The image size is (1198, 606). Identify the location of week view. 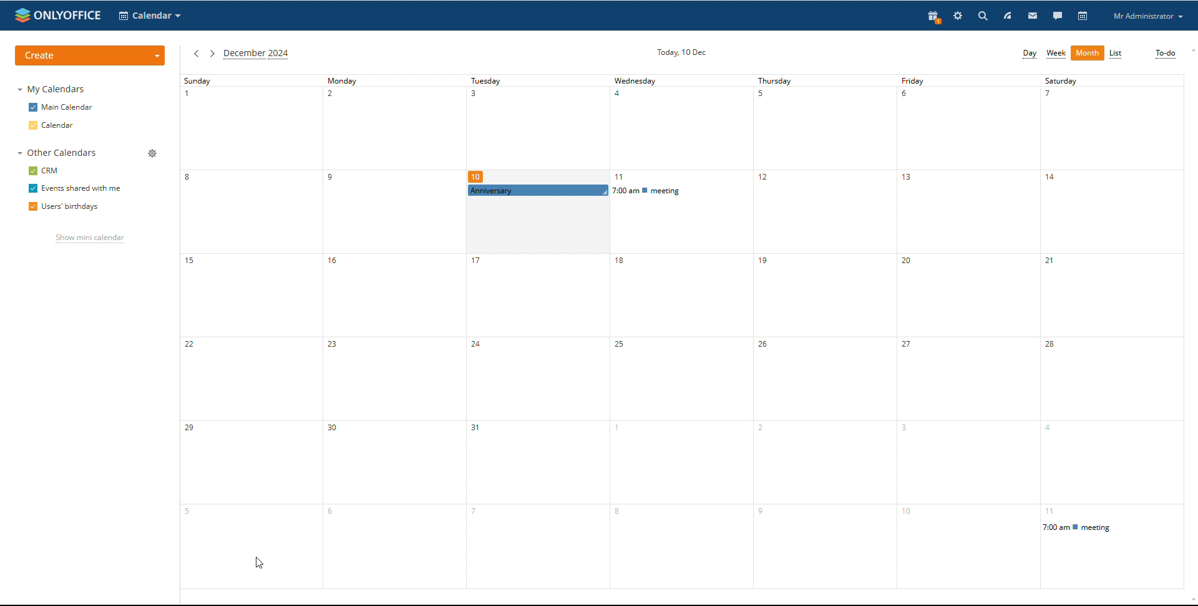
(1056, 54).